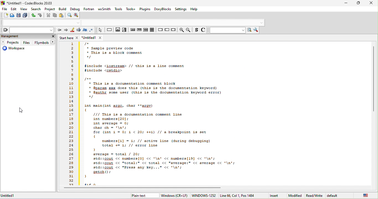 The image size is (378, 199). I want to click on search, so click(36, 9).